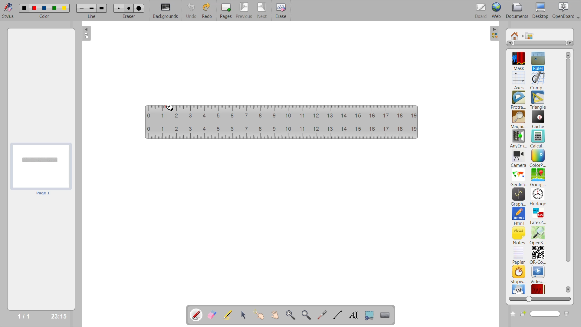 This screenshot has height=327, width=581. What do you see at coordinates (82, 9) in the screenshot?
I see `line 1` at bounding box center [82, 9].